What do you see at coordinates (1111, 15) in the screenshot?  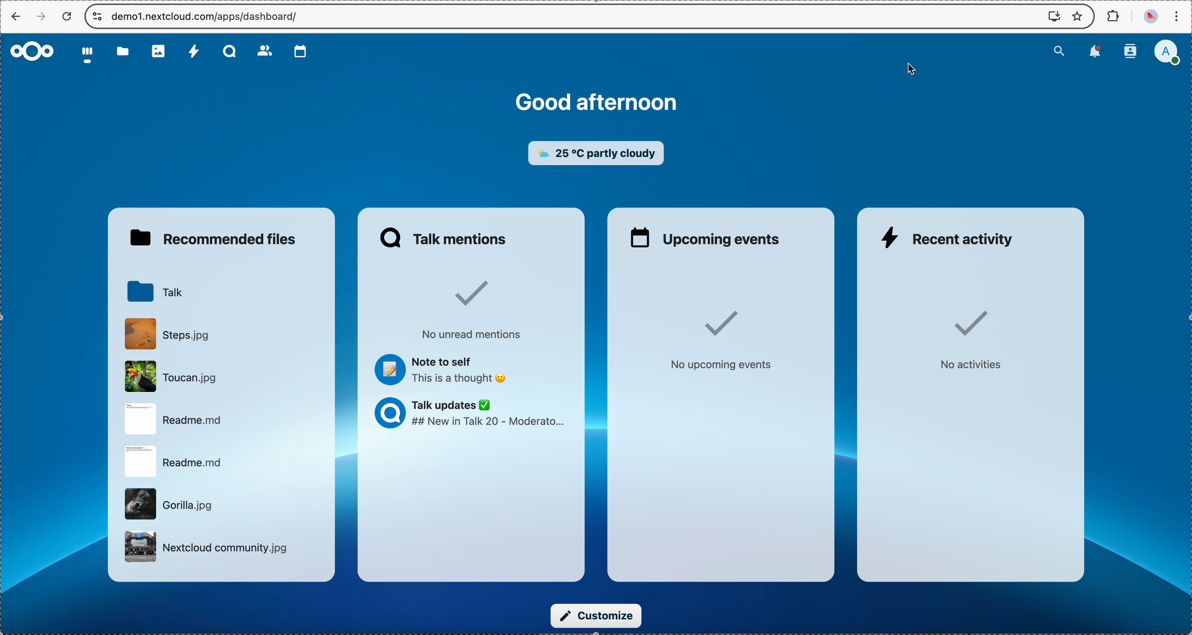 I see `extensions` at bounding box center [1111, 15].